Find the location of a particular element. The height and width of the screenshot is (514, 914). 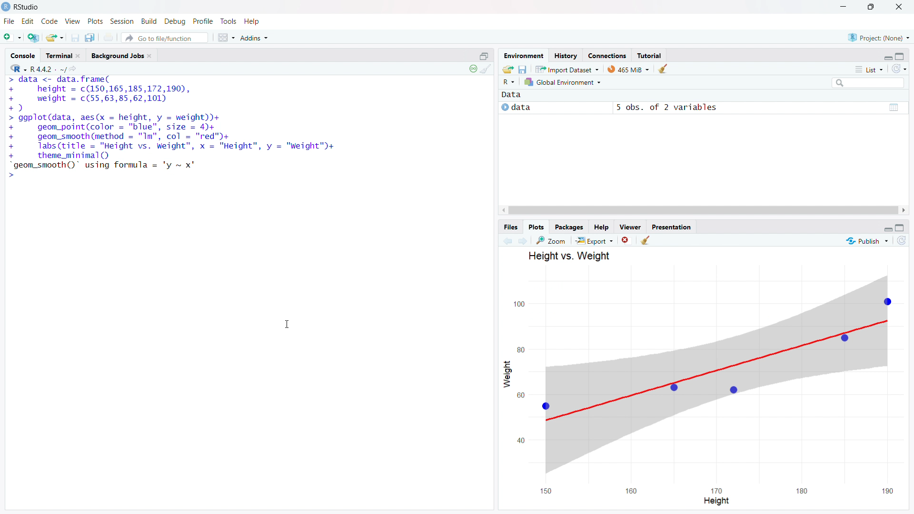

refresh the list of objects is located at coordinates (899, 69).